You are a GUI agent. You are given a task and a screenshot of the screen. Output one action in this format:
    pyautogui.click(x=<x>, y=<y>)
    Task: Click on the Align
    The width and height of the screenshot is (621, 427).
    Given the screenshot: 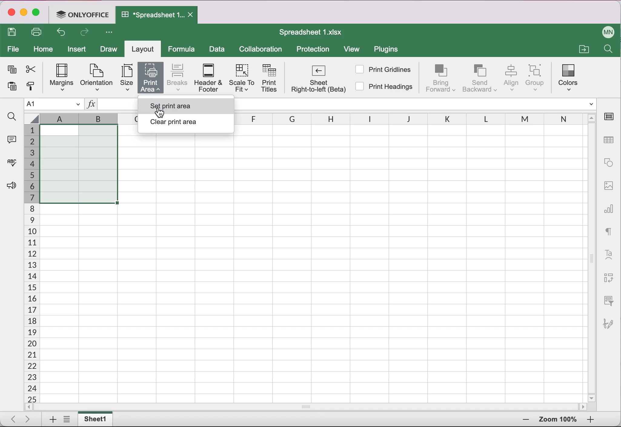 What is the action you would take?
    pyautogui.click(x=512, y=78)
    